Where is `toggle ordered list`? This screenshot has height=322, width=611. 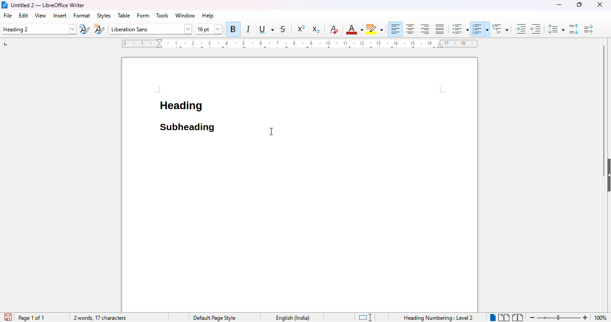 toggle ordered list is located at coordinates (480, 29).